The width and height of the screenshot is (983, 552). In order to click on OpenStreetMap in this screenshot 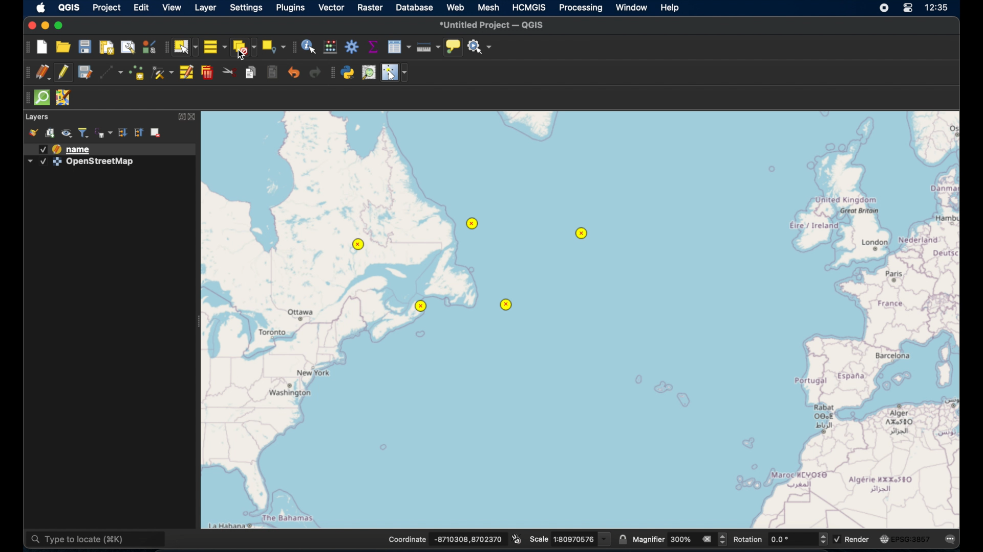, I will do `click(101, 162)`.